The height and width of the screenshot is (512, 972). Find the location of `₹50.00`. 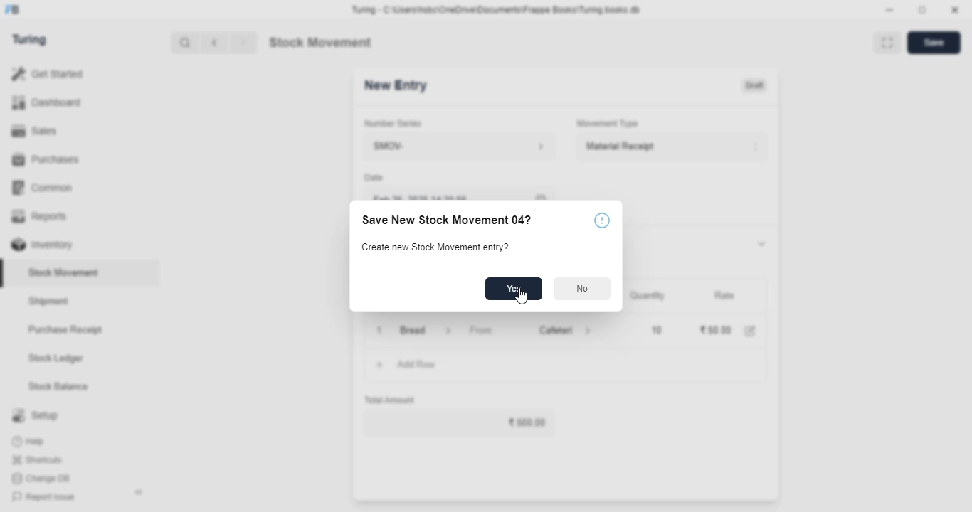

₹50.00 is located at coordinates (460, 422).